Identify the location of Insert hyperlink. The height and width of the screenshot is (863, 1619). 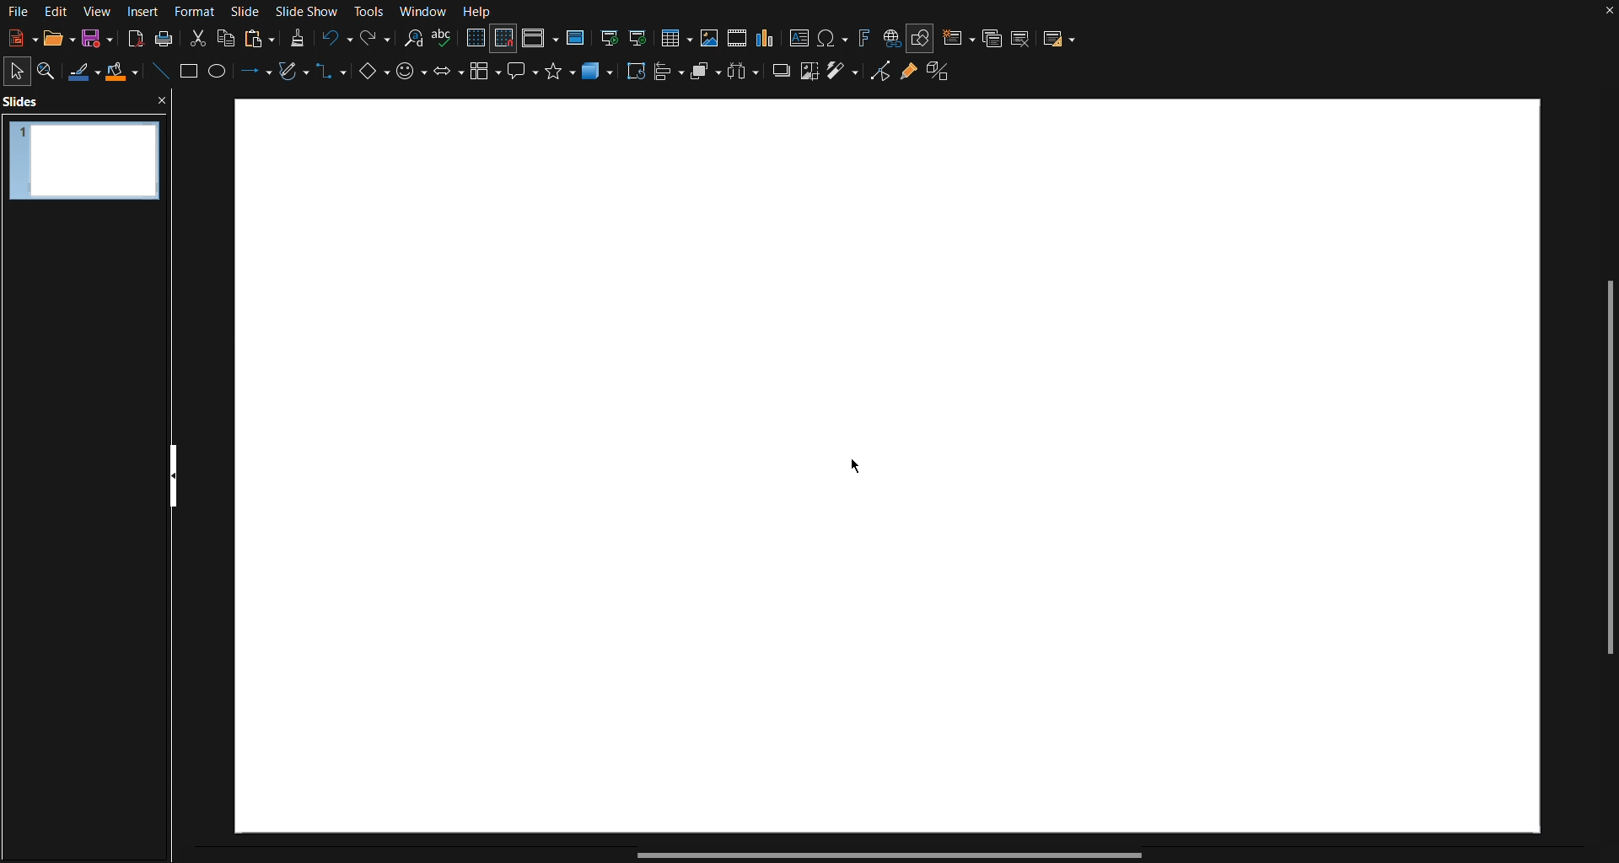
(891, 37).